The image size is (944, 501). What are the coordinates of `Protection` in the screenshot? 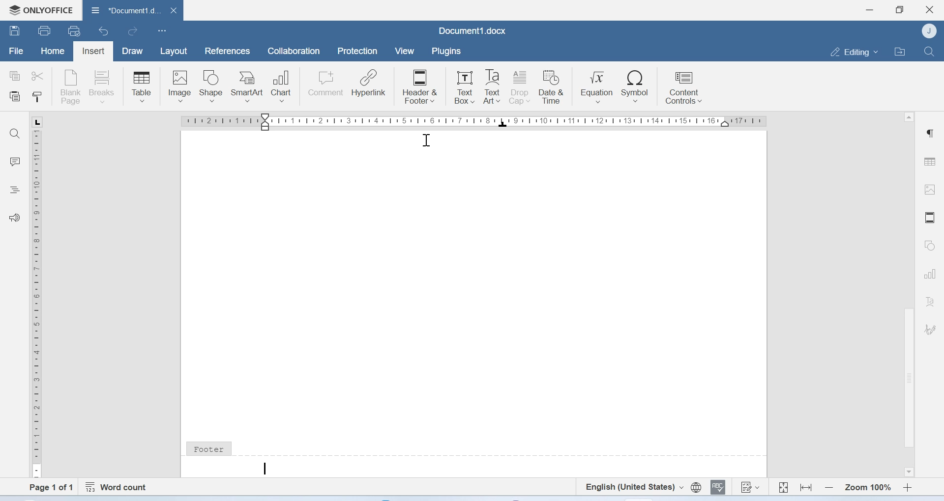 It's located at (358, 52).